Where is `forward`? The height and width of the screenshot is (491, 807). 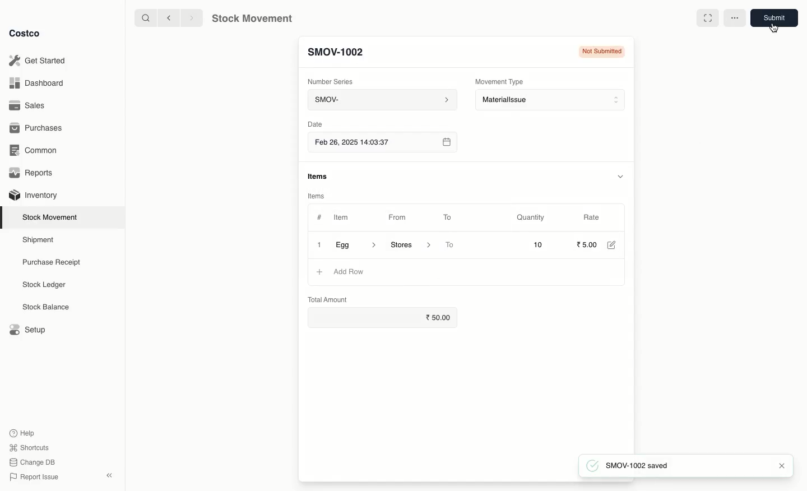
forward is located at coordinates (189, 17).